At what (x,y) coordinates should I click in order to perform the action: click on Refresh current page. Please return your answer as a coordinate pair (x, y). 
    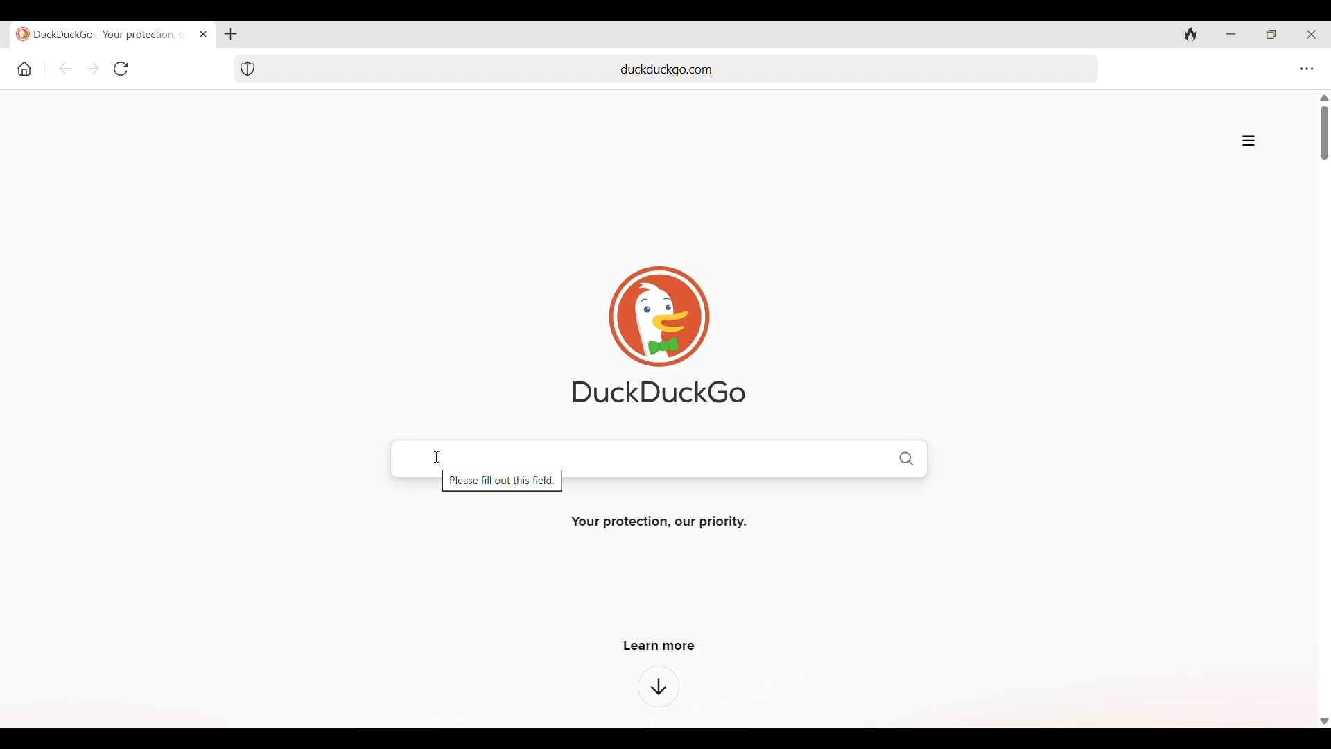
    Looking at the image, I should click on (121, 69).